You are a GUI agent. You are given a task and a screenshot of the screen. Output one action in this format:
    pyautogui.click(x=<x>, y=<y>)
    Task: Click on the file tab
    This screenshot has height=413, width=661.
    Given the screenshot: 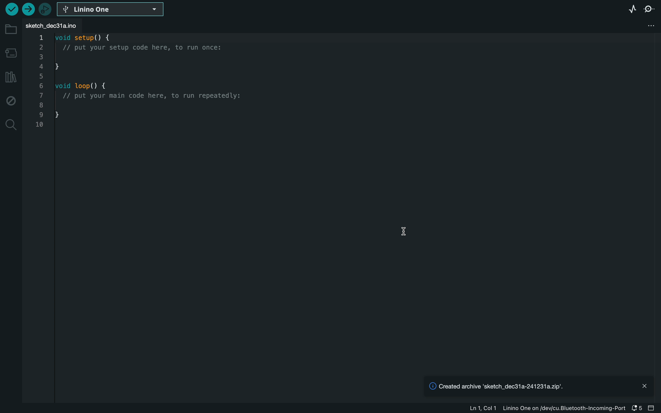 What is the action you would take?
    pyautogui.click(x=55, y=26)
    